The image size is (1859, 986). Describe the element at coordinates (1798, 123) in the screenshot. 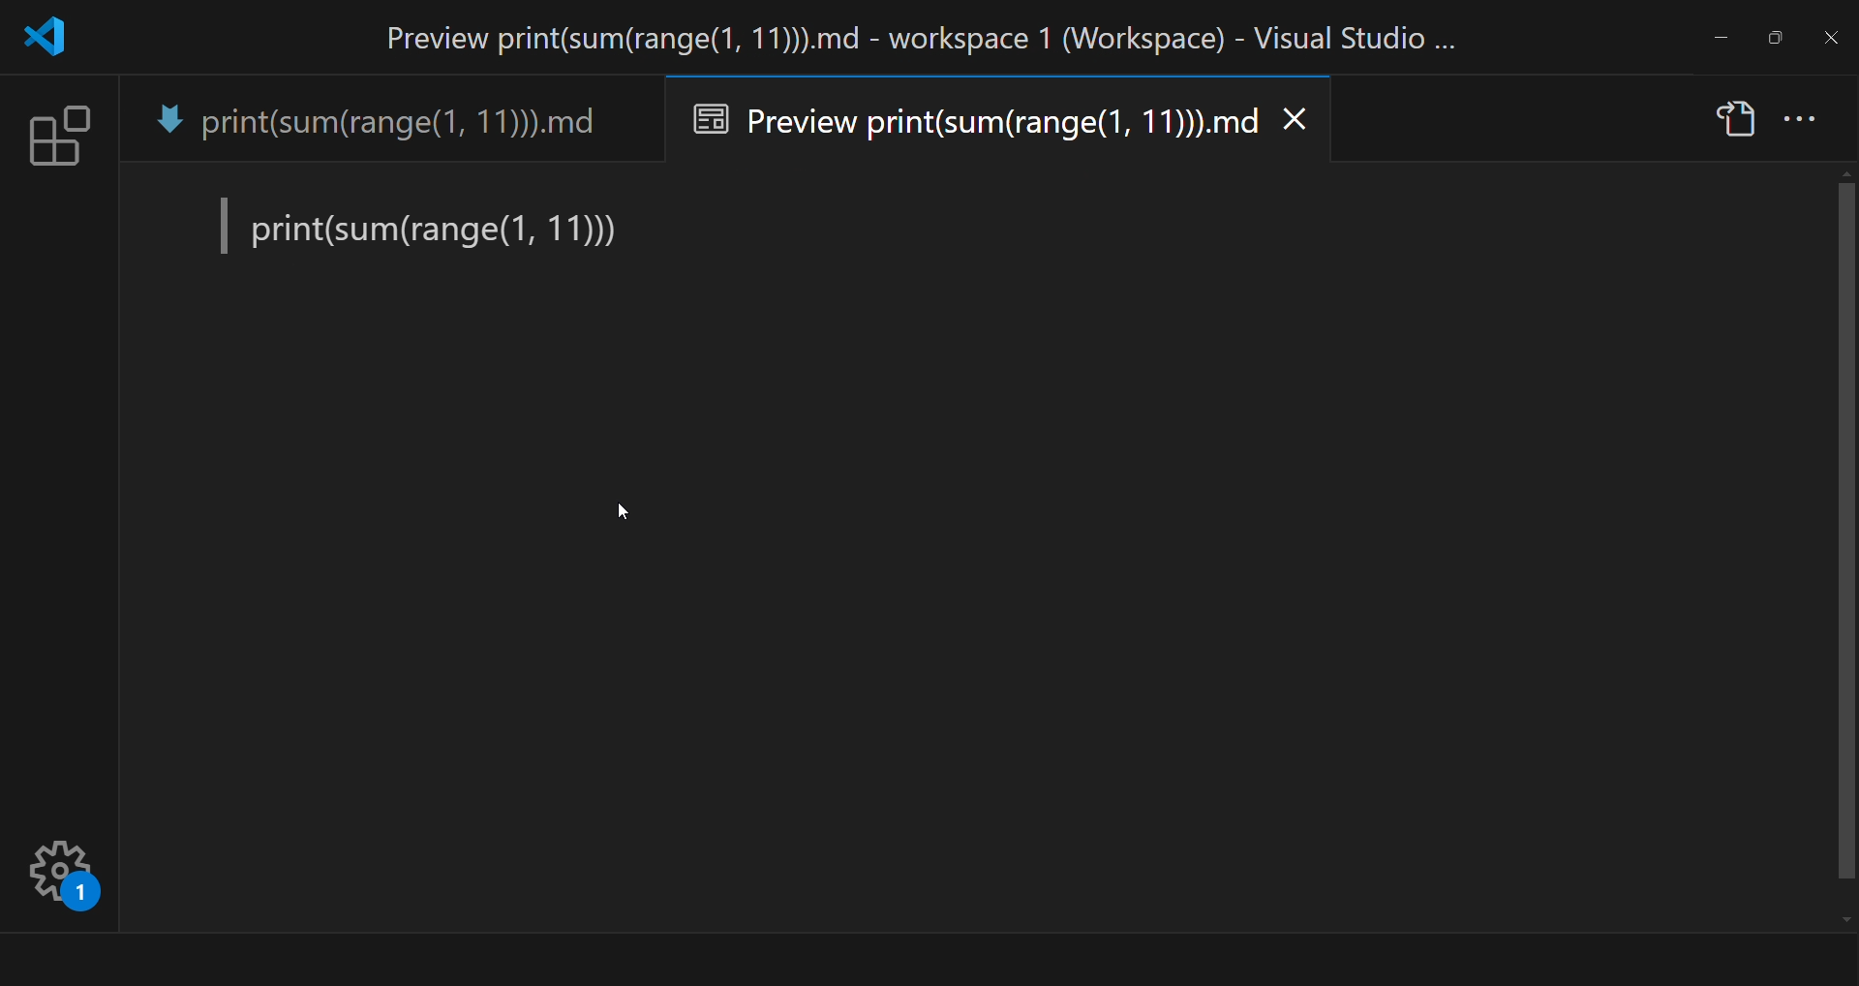

I see `more` at that location.